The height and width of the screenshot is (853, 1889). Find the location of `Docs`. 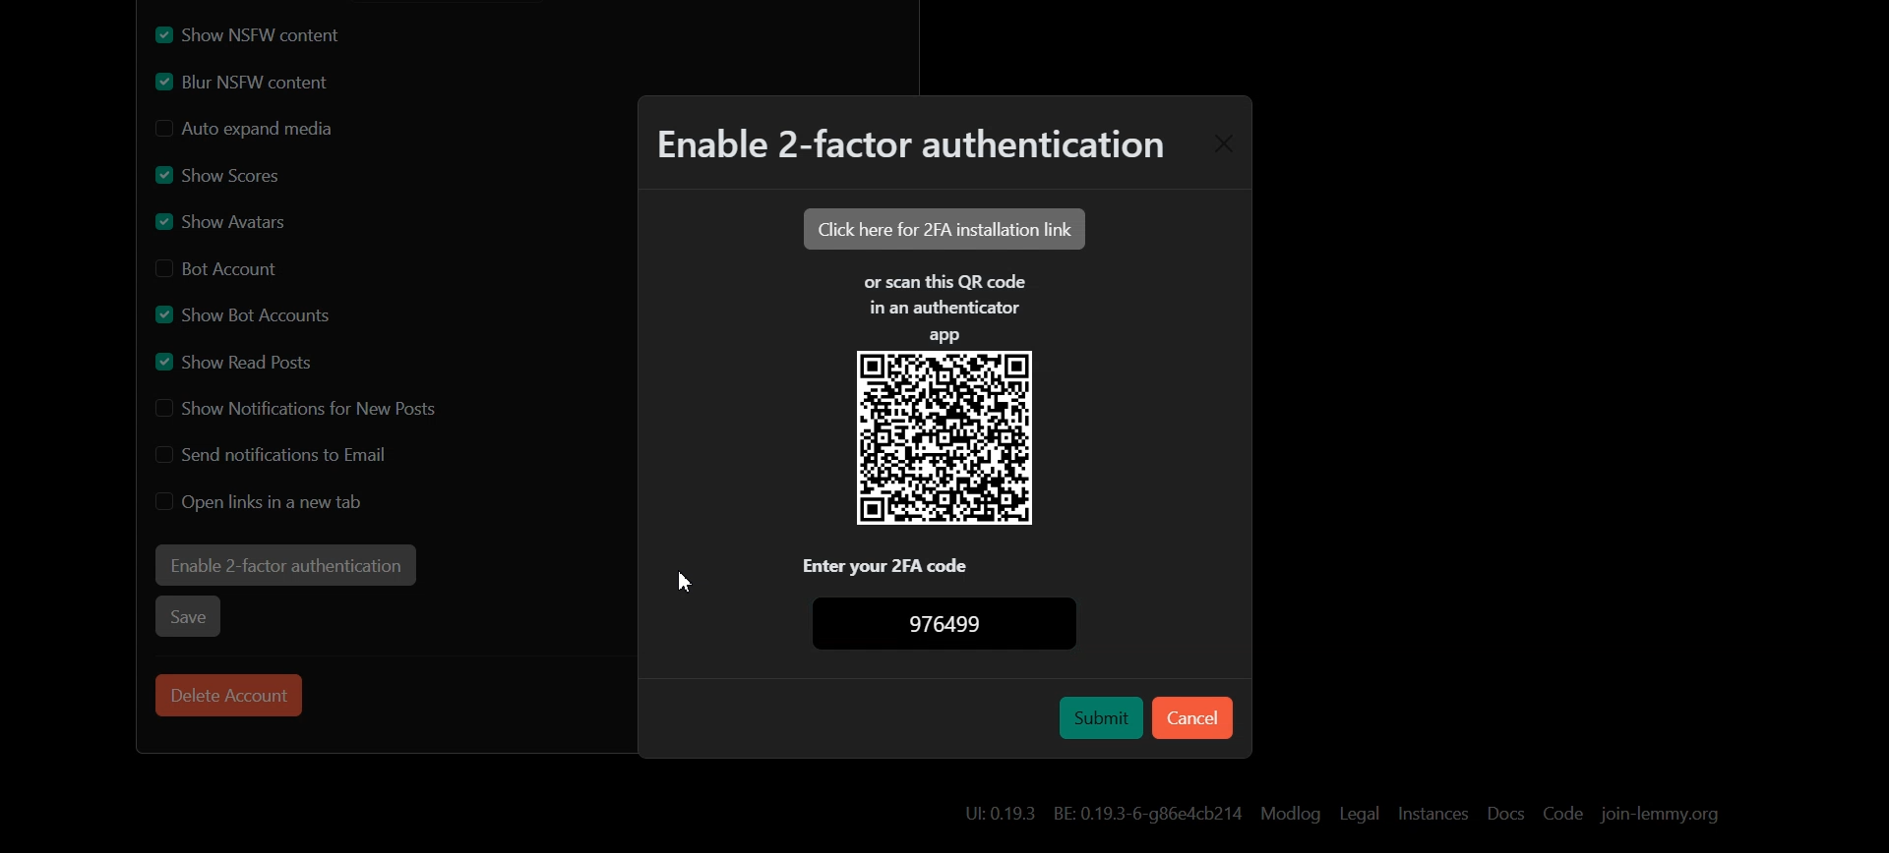

Docs is located at coordinates (1504, 815).